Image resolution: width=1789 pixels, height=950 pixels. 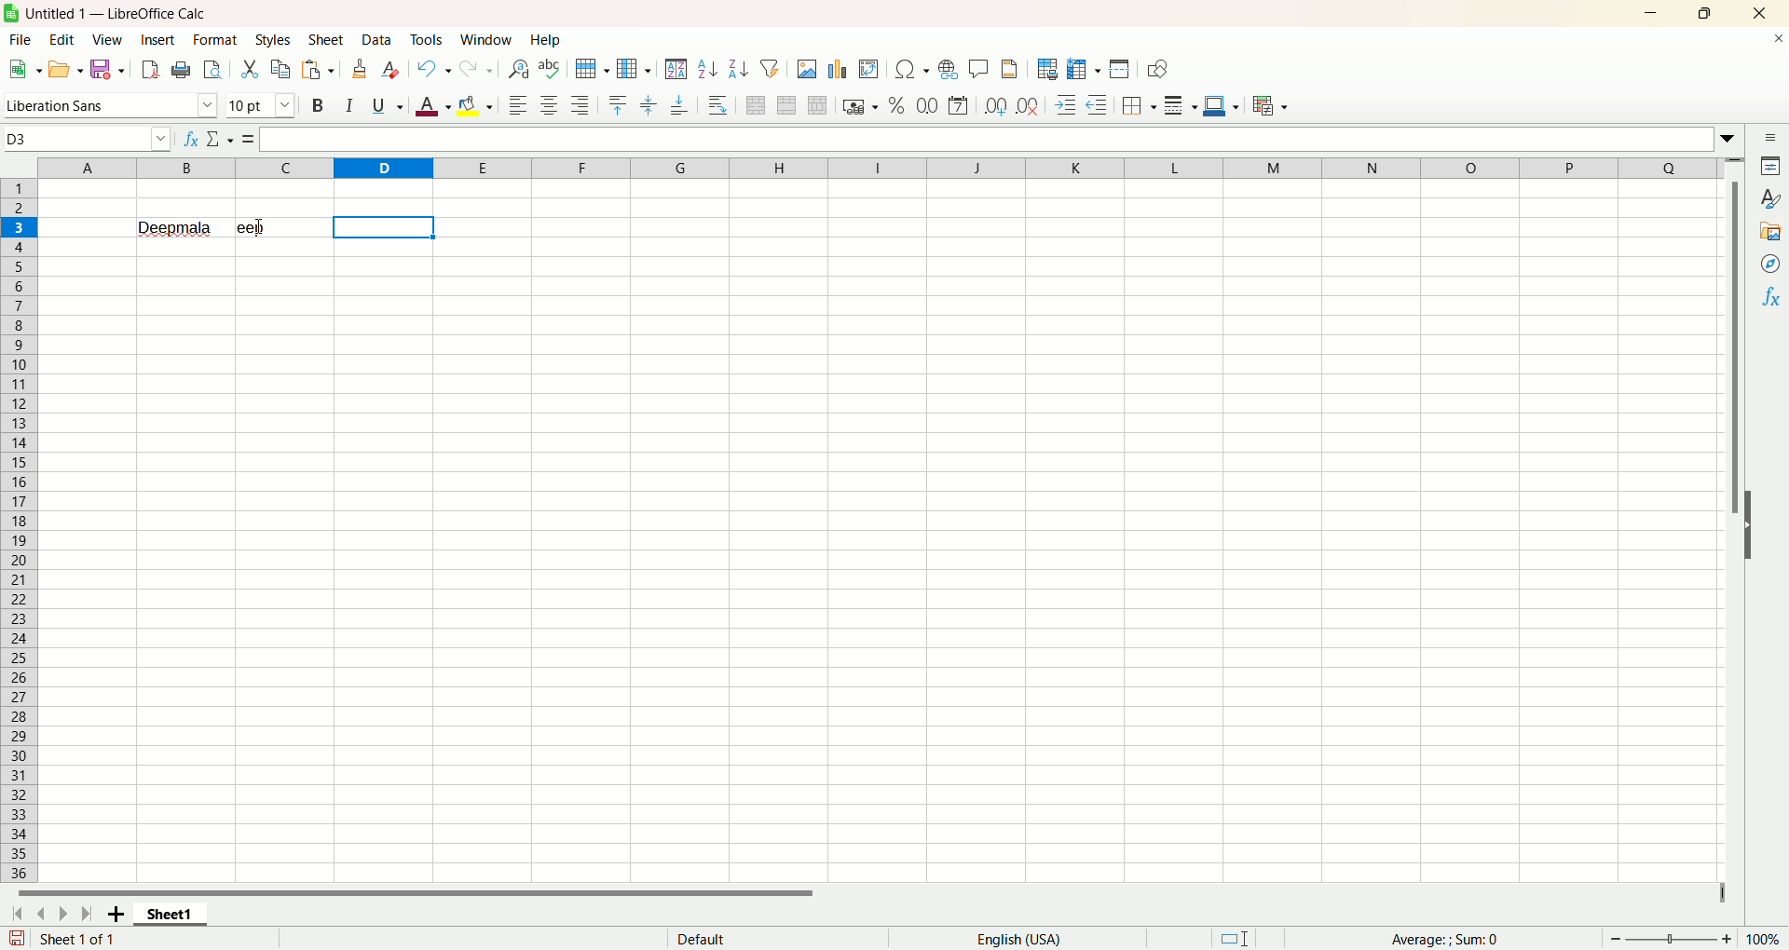 What do you see at coordinates (158, 41) in the screenshot?
I see `Insert` at bounding box center [158, 41].